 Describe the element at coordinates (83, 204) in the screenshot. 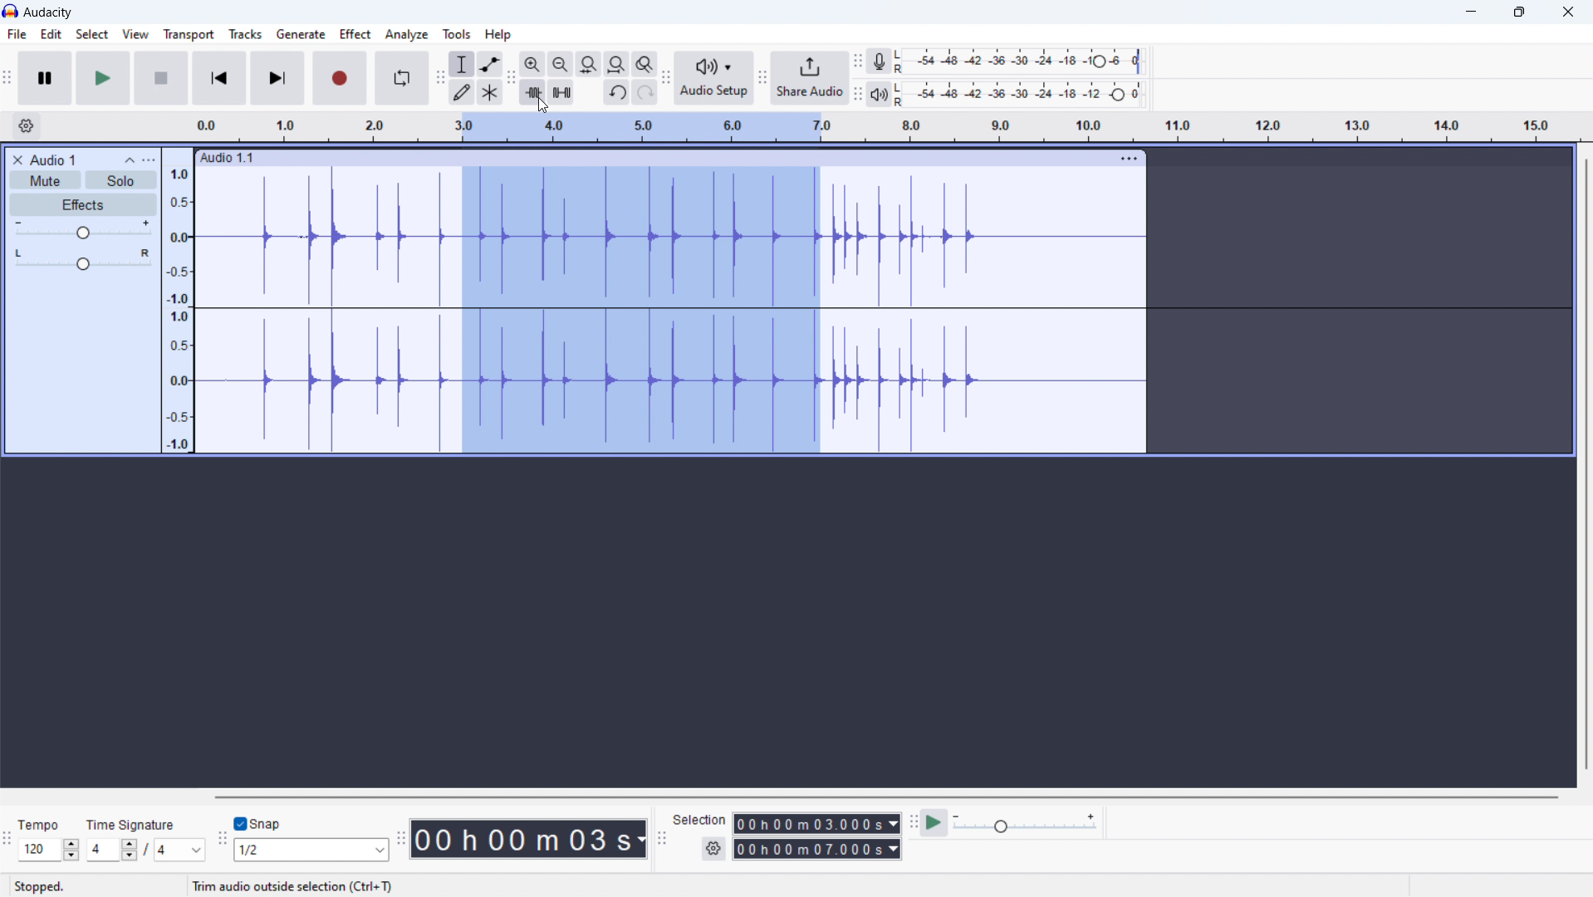

I see `effects` at that location.